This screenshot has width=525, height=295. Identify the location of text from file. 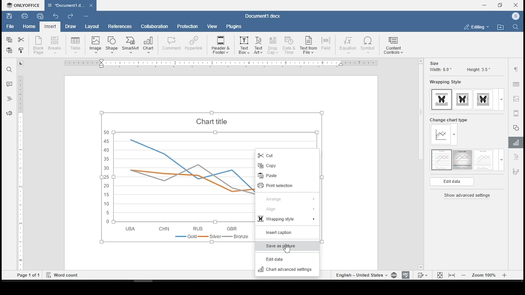
(308, 45).